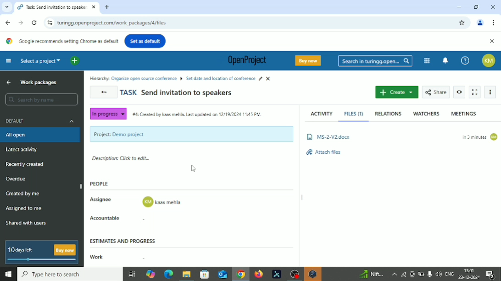 The height and width of the screenshot is (281, 501). What do you see at coordinates (465, 60) in the screenshot?
I see `Help` at bounding box center [465, 60].